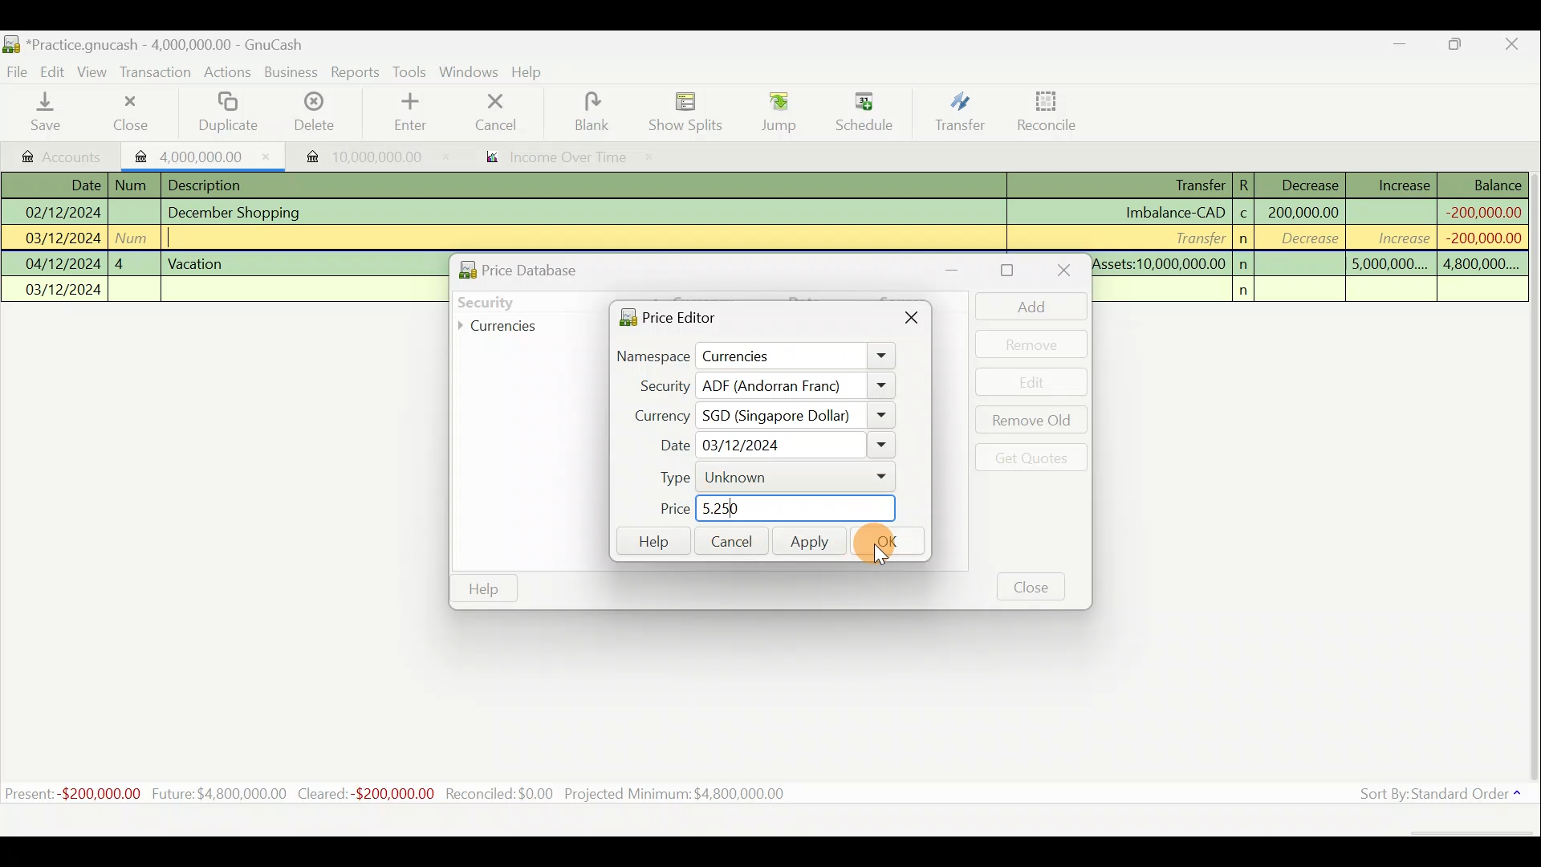 Image resolution: width=1541 pixels, height=867 pixels. What do you see at coordinates (1061, 272) in the screenshot?
I see `Close` at bounding box center [1061, 272].